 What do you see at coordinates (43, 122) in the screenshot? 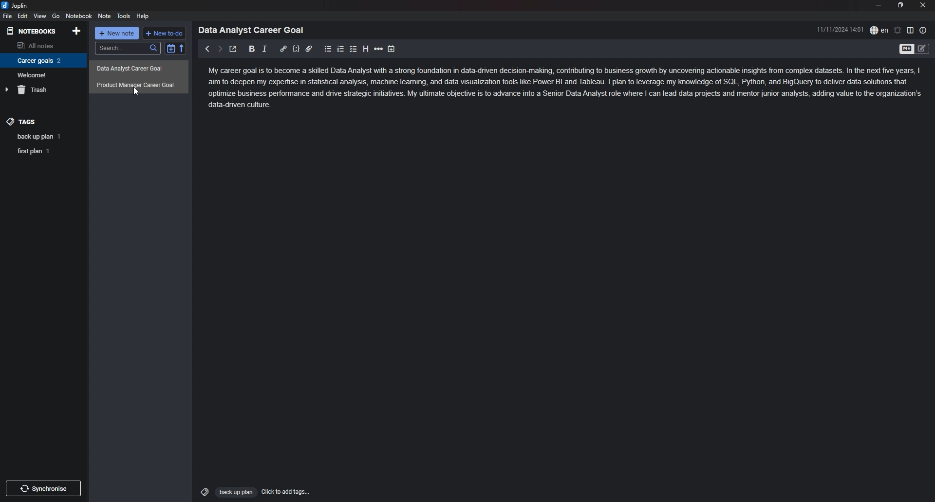
I see `tags` at bounding box center [43, 122].